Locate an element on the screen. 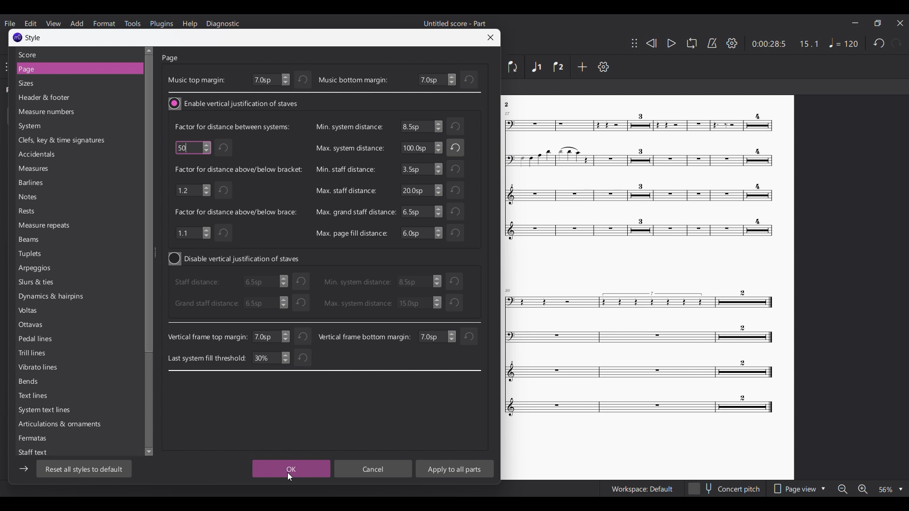 The width and height of the screenshot is (909, 511). Add menu is located at coordinates (77, 23).